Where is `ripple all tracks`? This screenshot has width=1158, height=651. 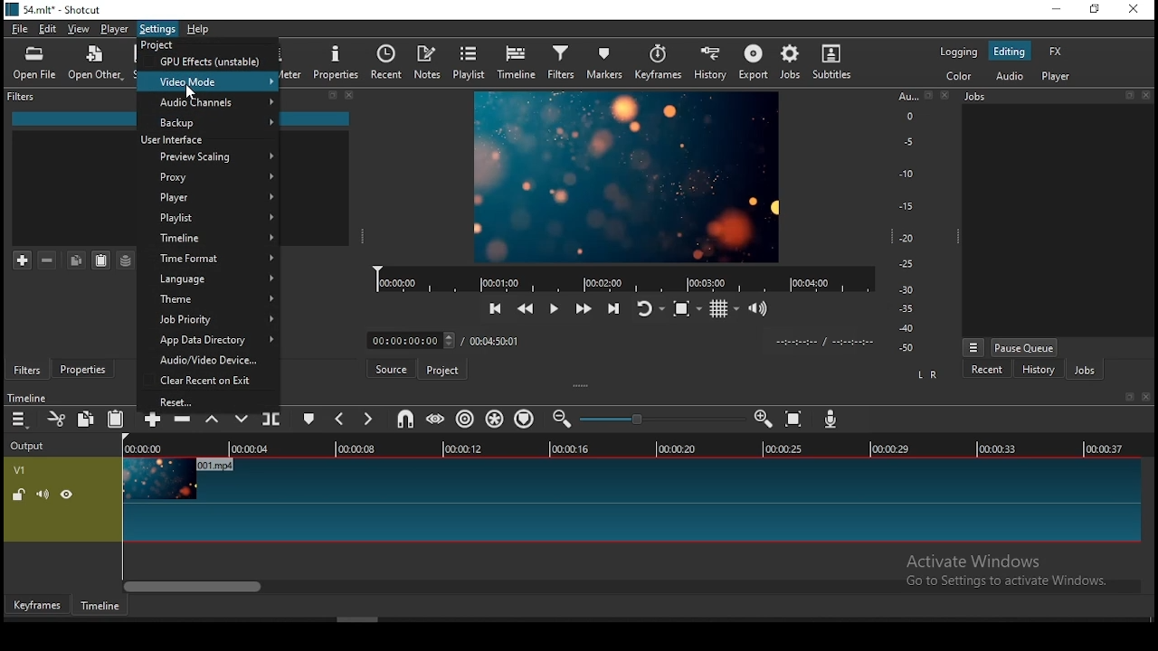
ripple all tracks is located at coordinates (494, 418).